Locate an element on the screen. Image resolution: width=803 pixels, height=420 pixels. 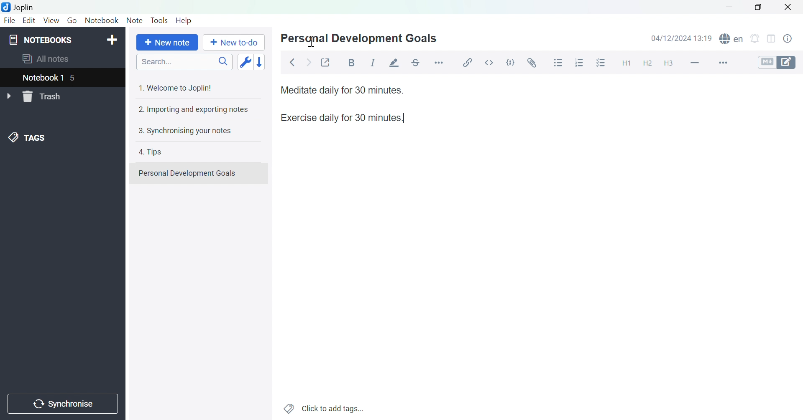
Notebook is located at coordinates (102, 22).